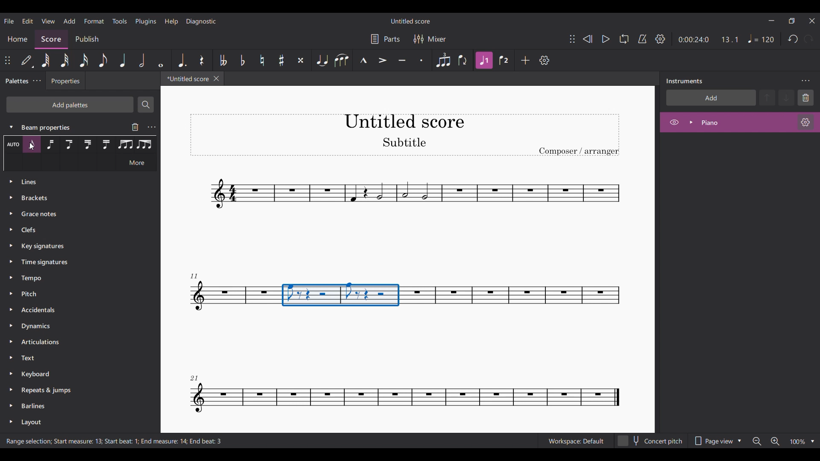  What do you see at coordinates (32, 144) in the screenshot?
I see `Highlighted as current selection` at bounding box center [32, 144].